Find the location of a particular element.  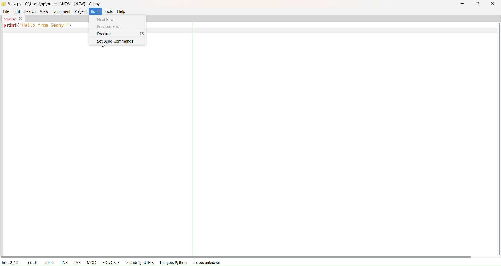

help is located at coordinates (124, 12).